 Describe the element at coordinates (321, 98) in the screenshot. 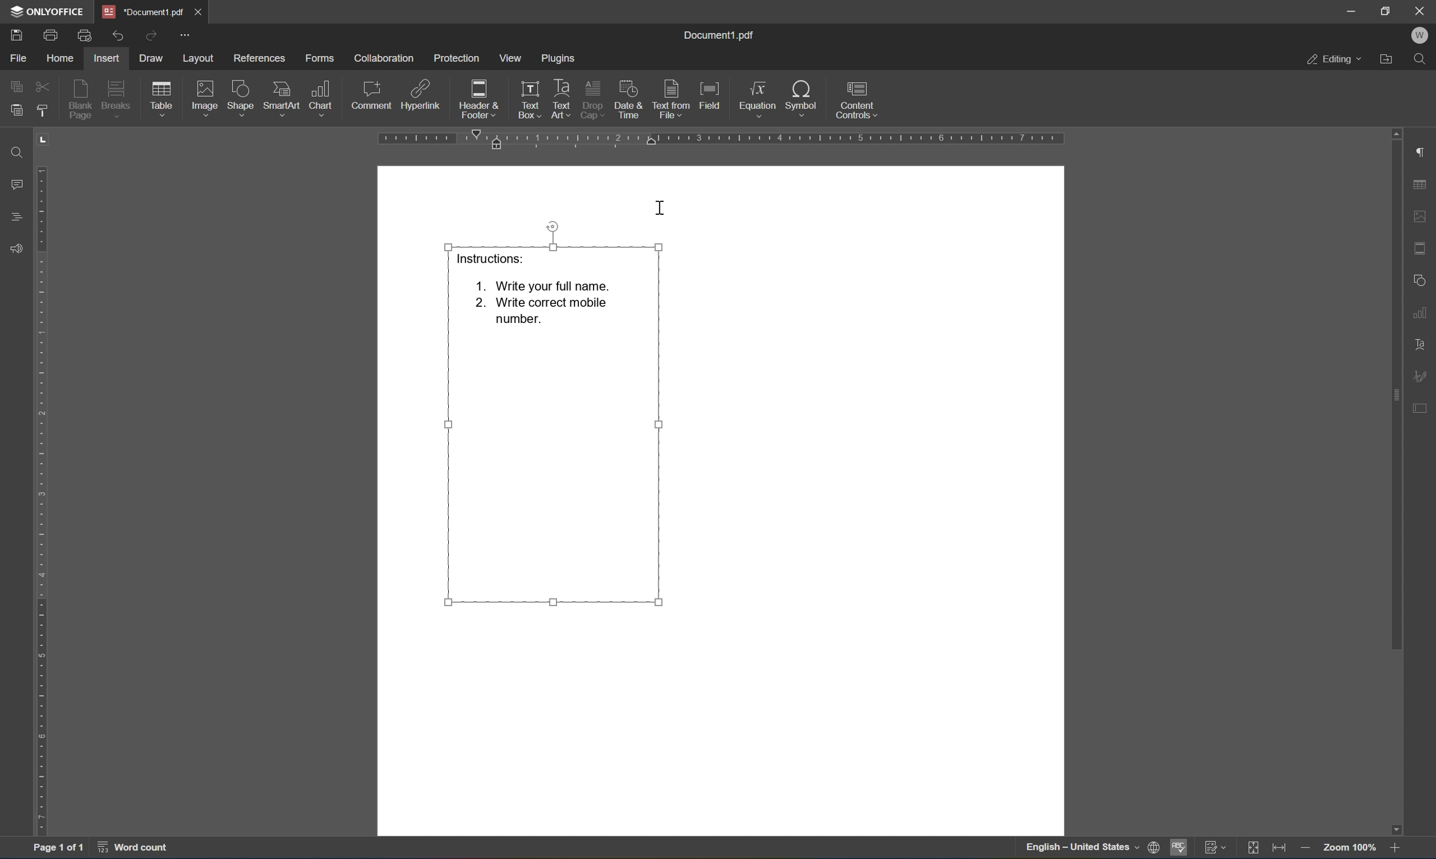

I see `chart` at that location.